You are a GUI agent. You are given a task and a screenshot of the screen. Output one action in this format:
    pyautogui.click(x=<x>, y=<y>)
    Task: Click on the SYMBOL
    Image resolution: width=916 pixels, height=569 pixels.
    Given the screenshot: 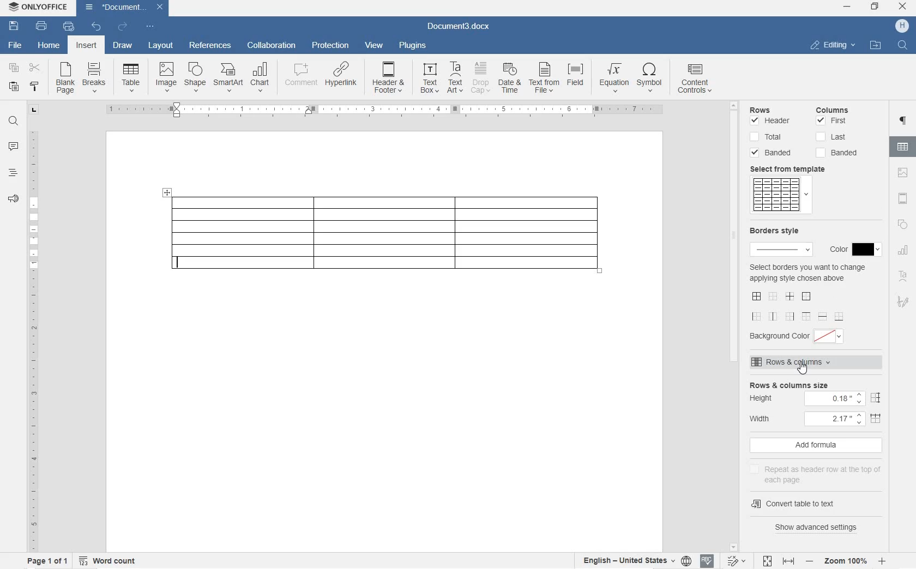 What is the action you would take?
    pyautogui.click(x=649, y=79)
    